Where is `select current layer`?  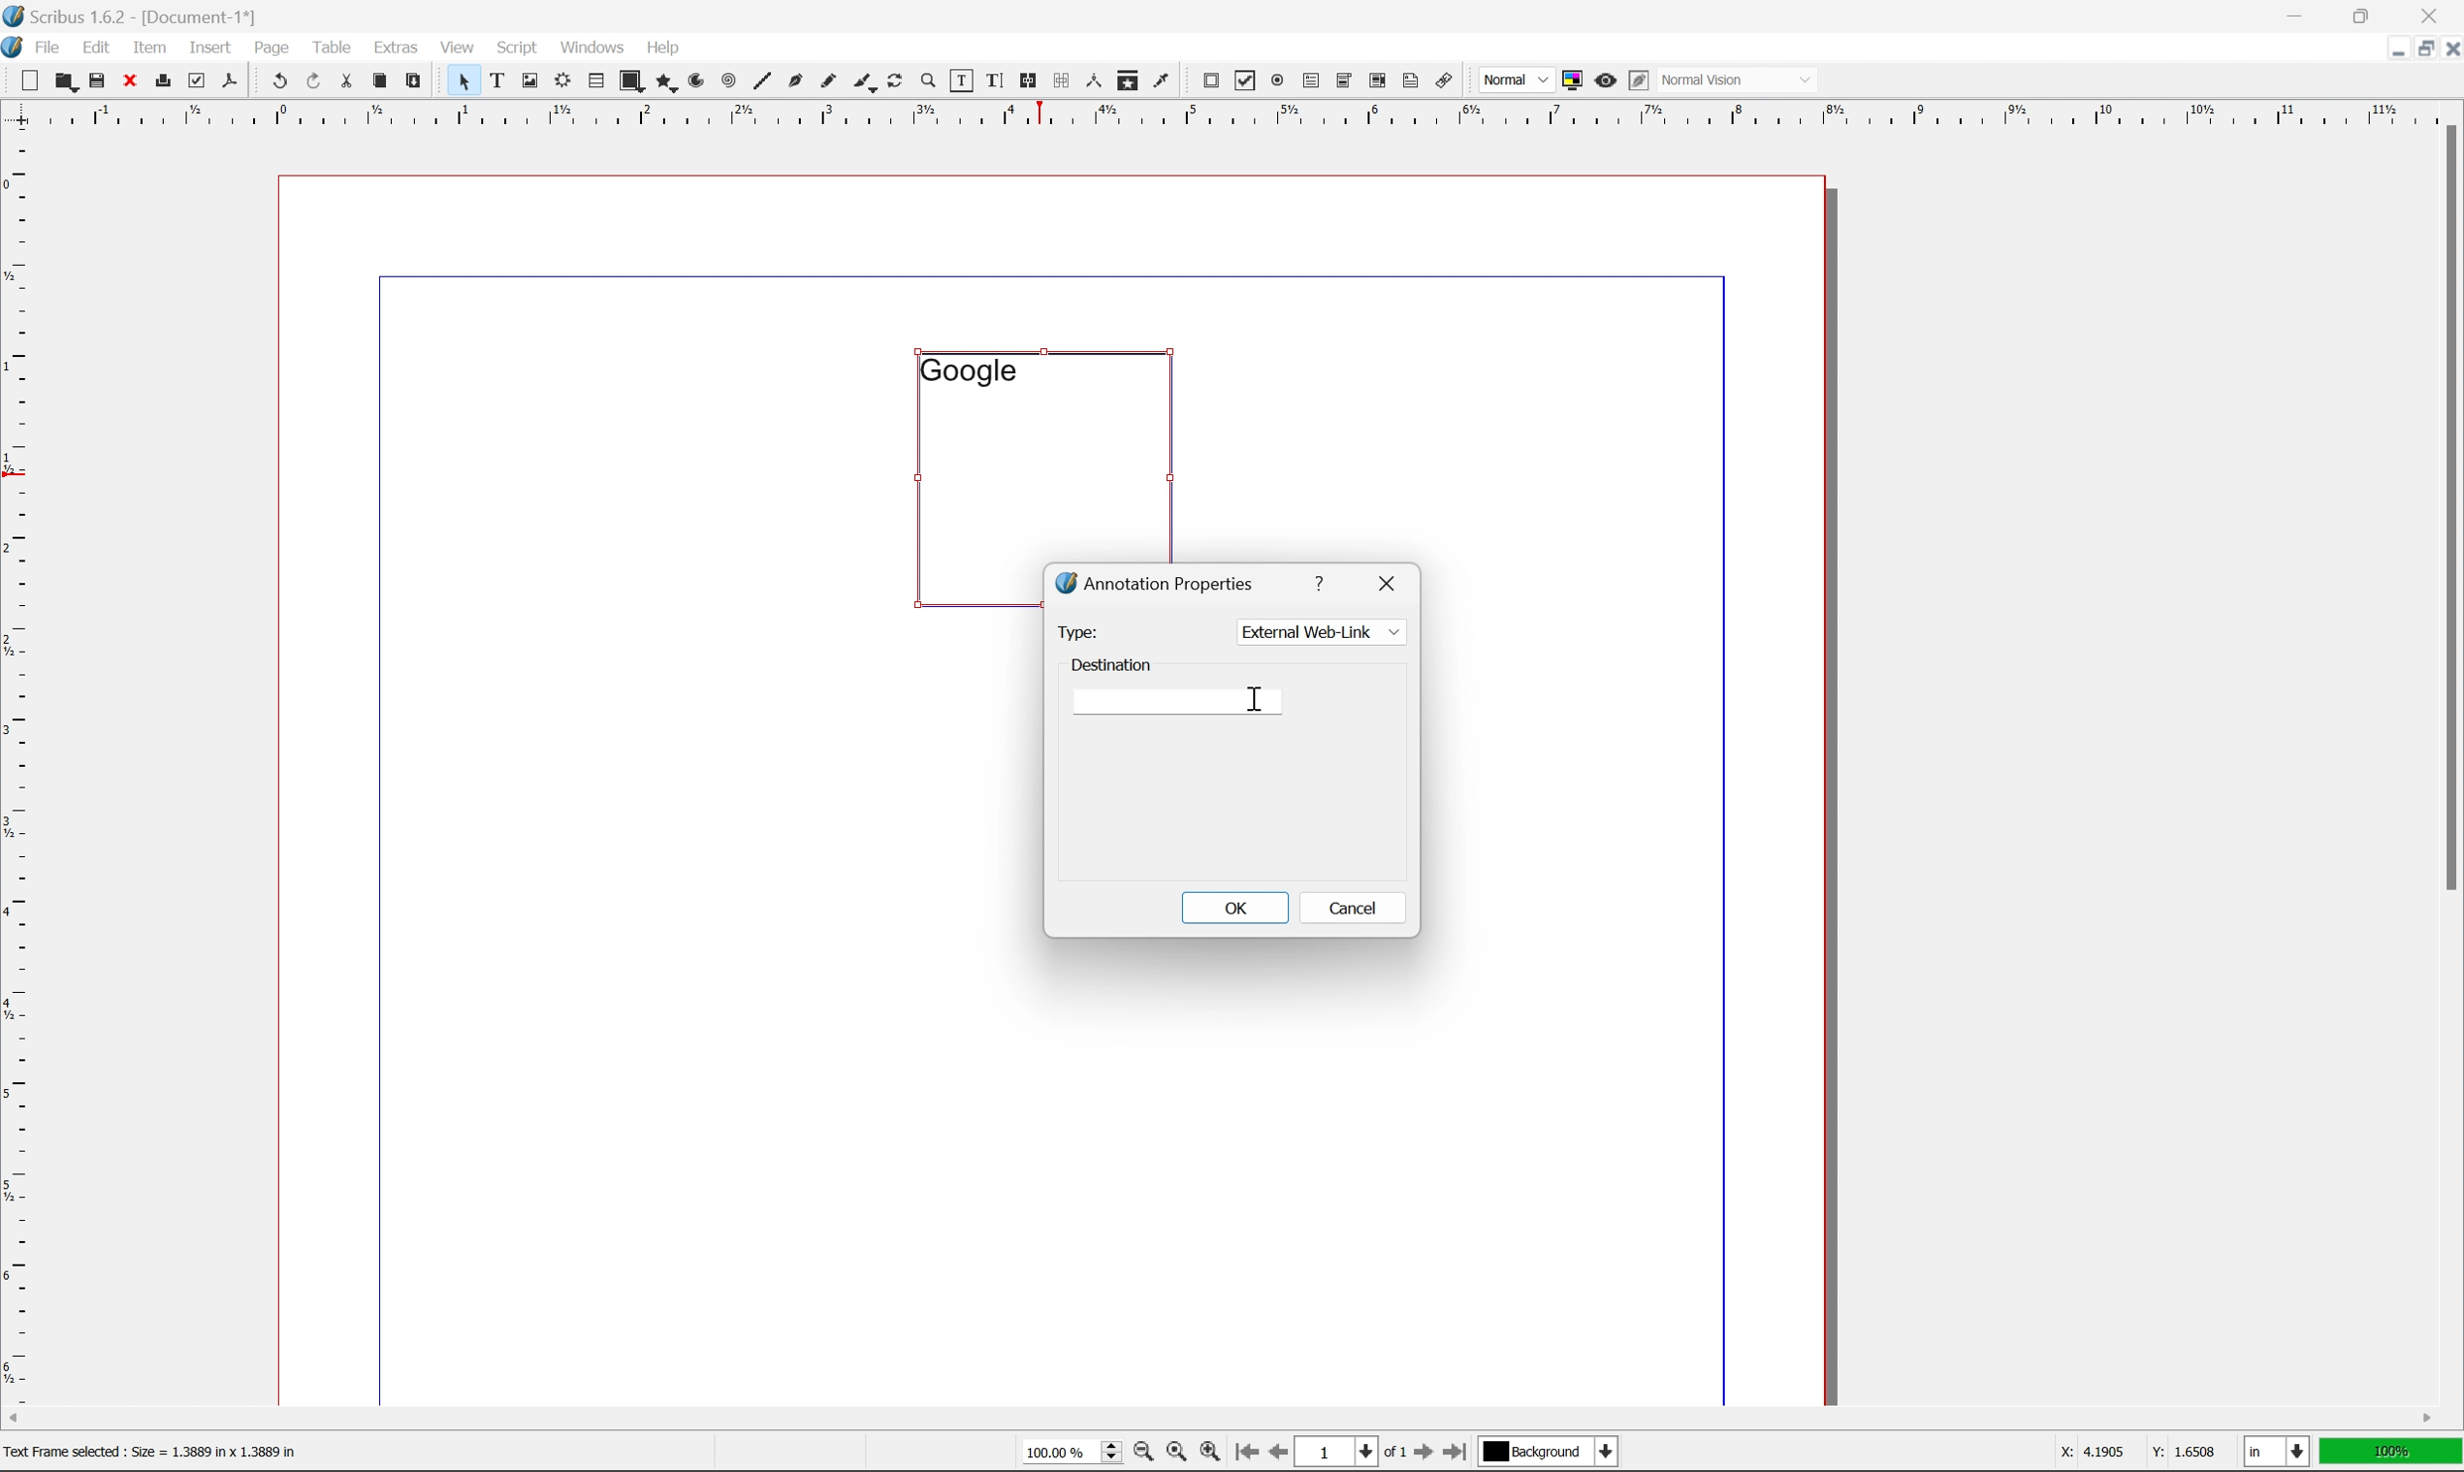
select current layer is located at coordinates (1545, 1452).